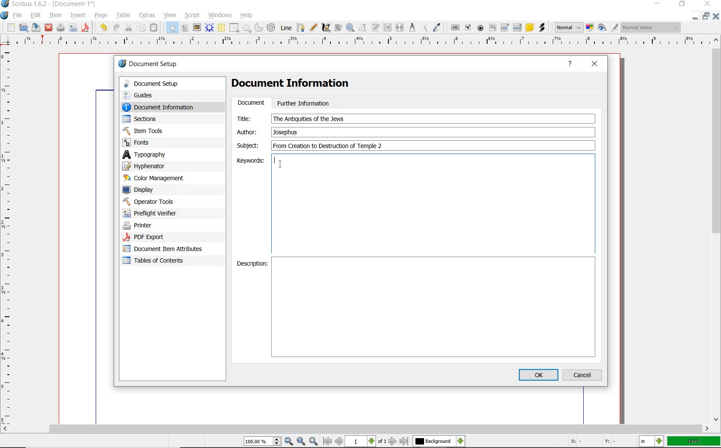 Image resolution: width=721 pixels, height=448 pixels. Describe the element at coordinates (364, 43) in the screenshot. I see `ruler` at that location.